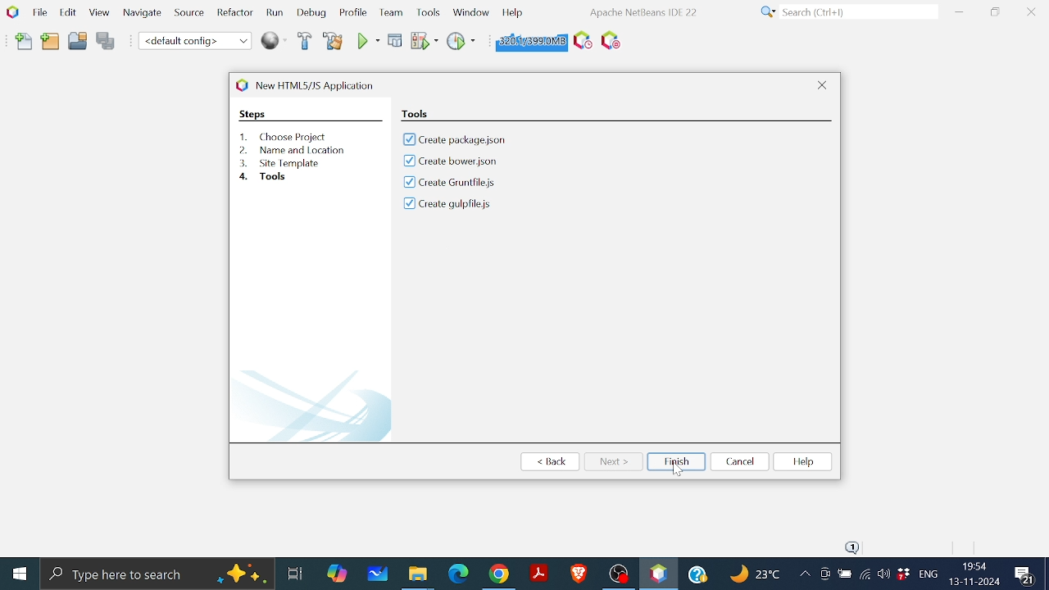 The image size is (1049, 590). What do you see at coordinates (429, 11) in the screenshot?
I see `Tools` at bounding box center [429, 11].